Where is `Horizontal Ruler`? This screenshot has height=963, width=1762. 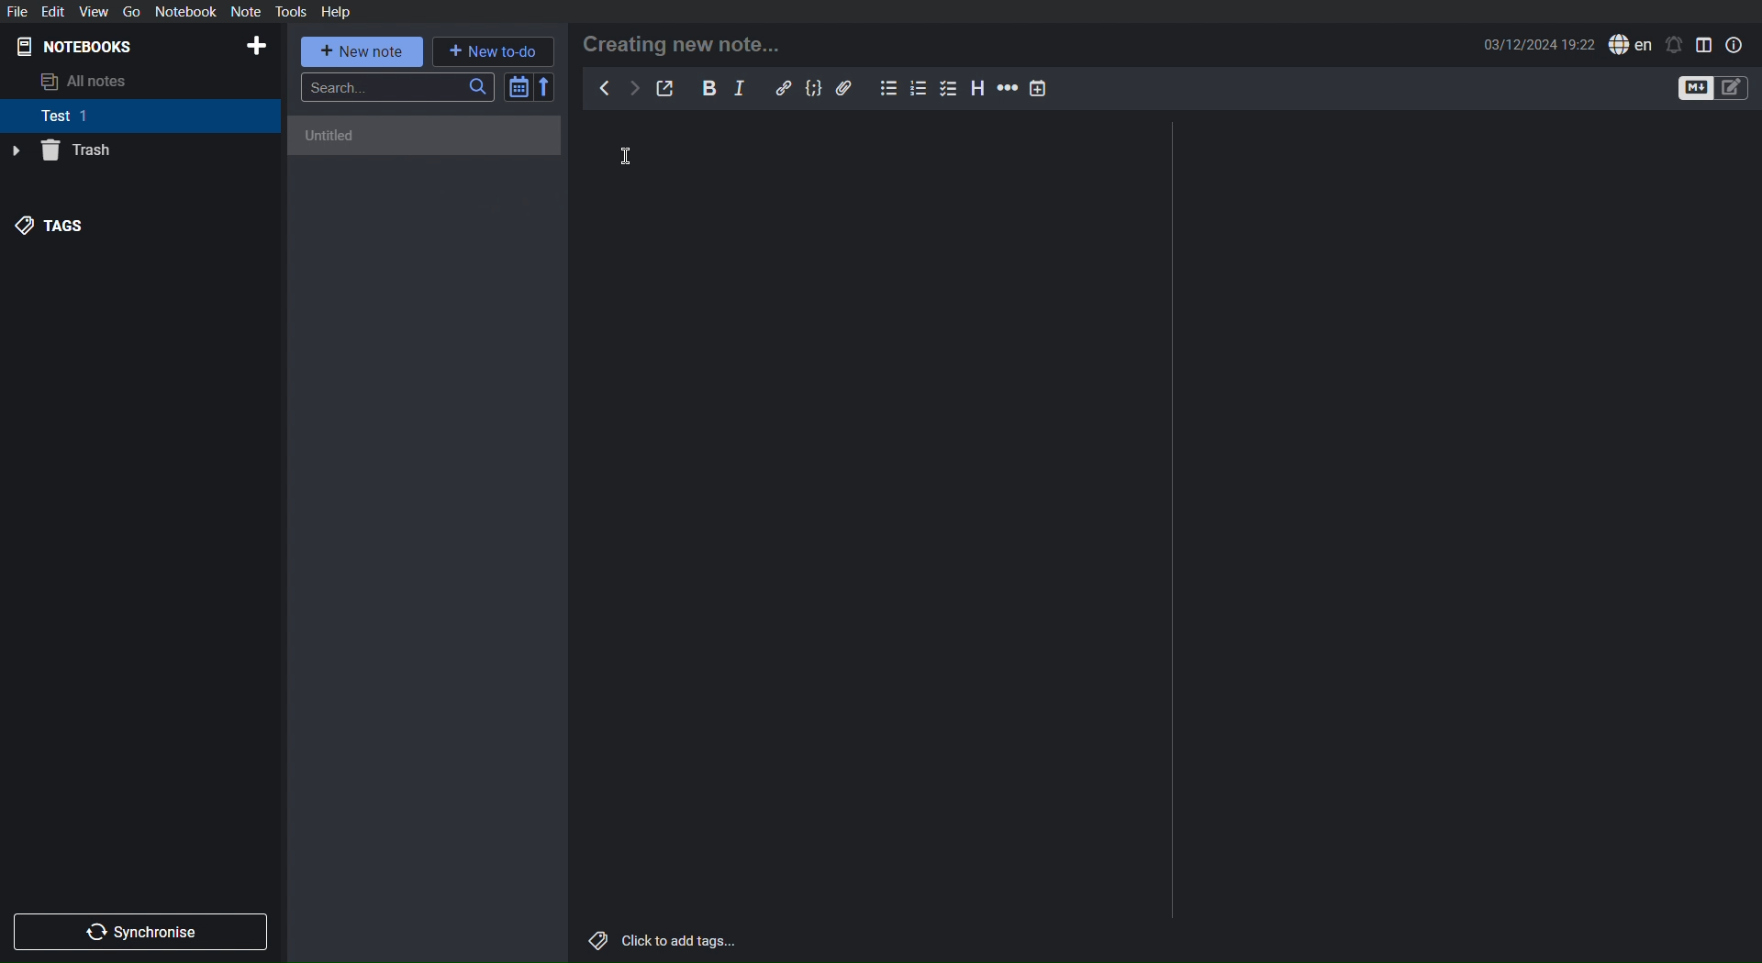 Horizontal Ruler is located at coordinates (1007, 89).